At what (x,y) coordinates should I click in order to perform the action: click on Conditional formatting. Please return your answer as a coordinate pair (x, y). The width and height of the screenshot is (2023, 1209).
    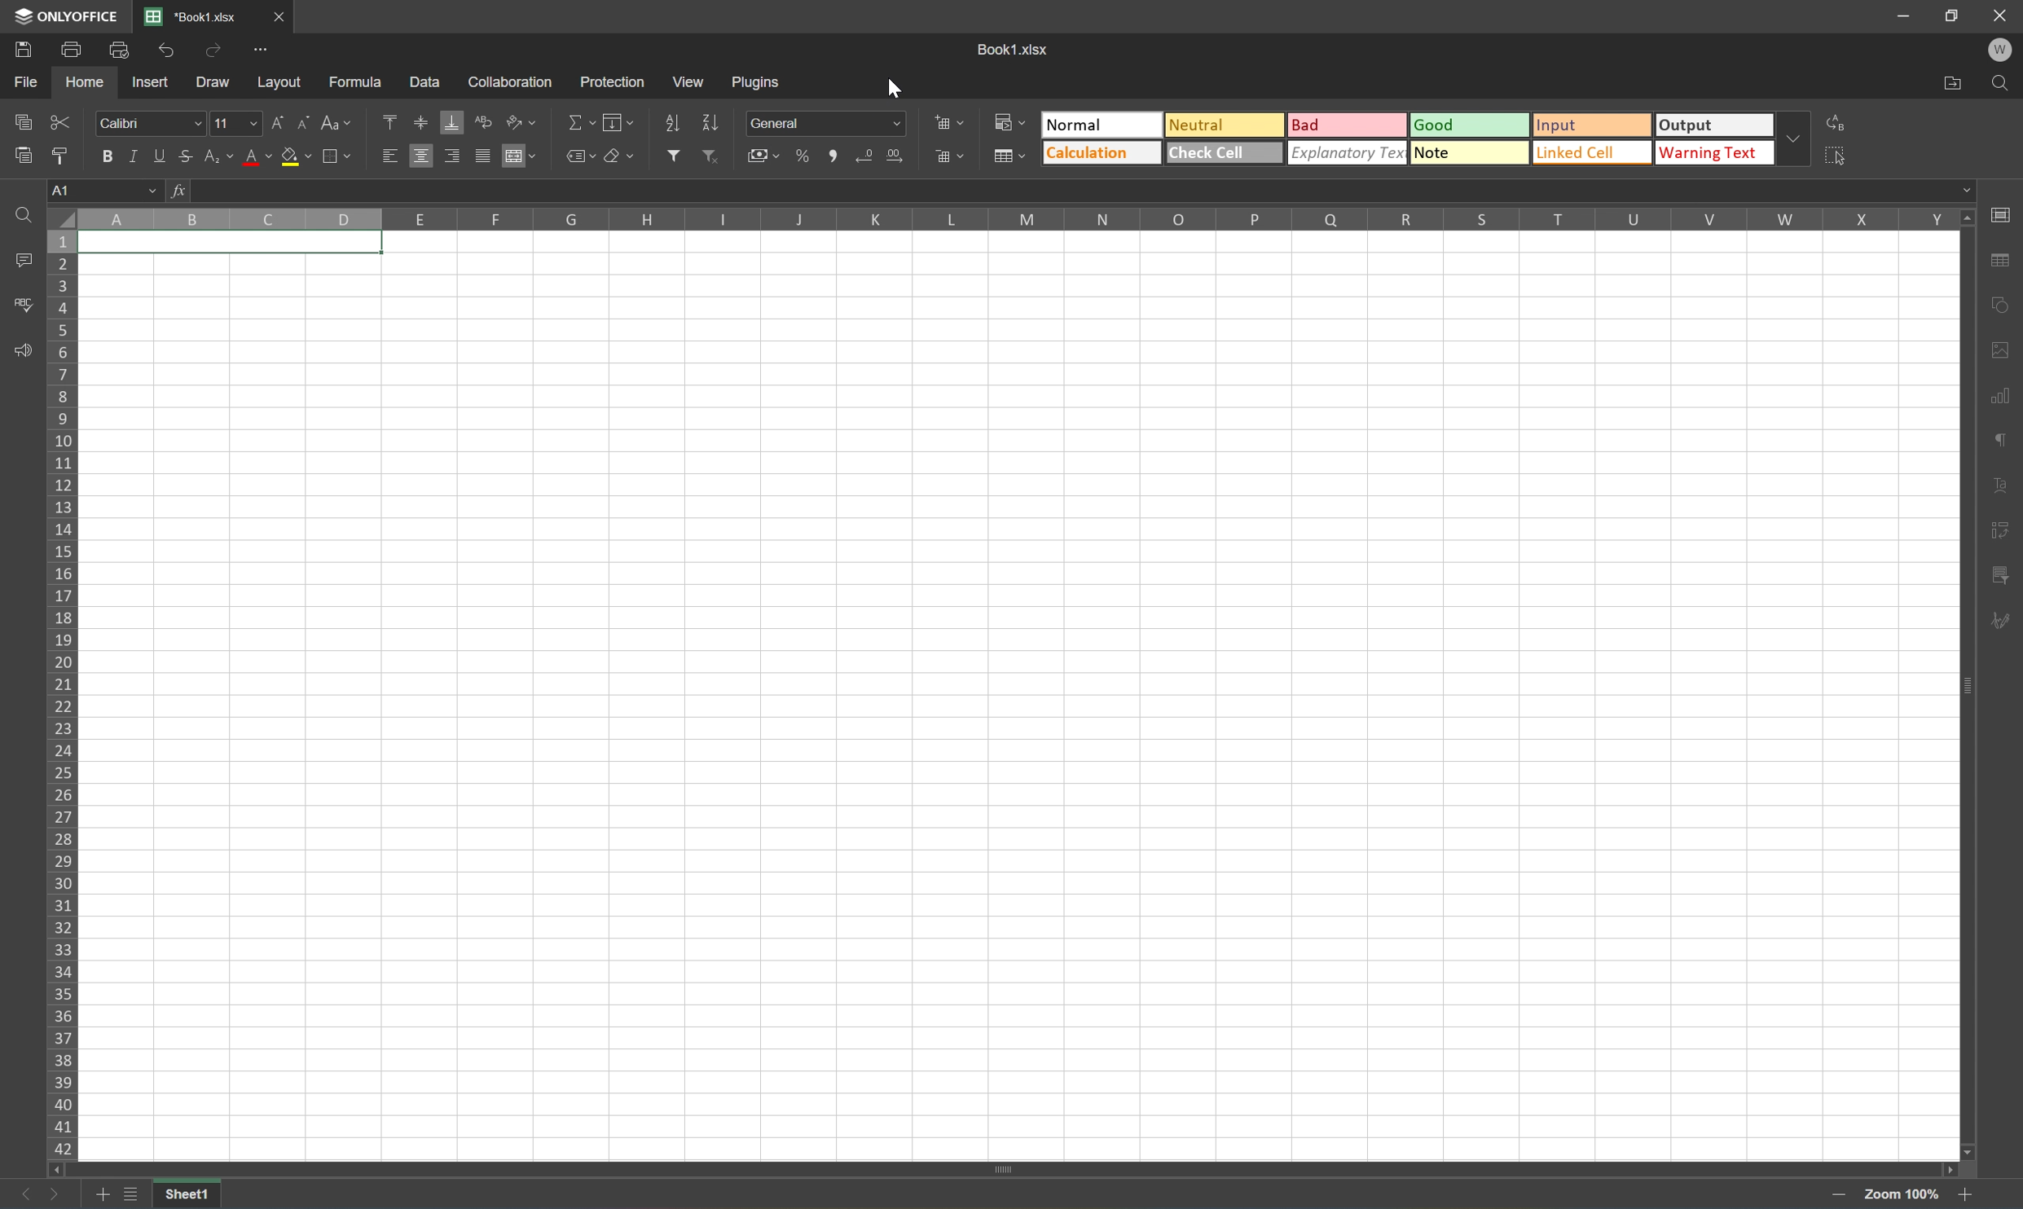
    Looking at the image, I should click on (1010, 121).